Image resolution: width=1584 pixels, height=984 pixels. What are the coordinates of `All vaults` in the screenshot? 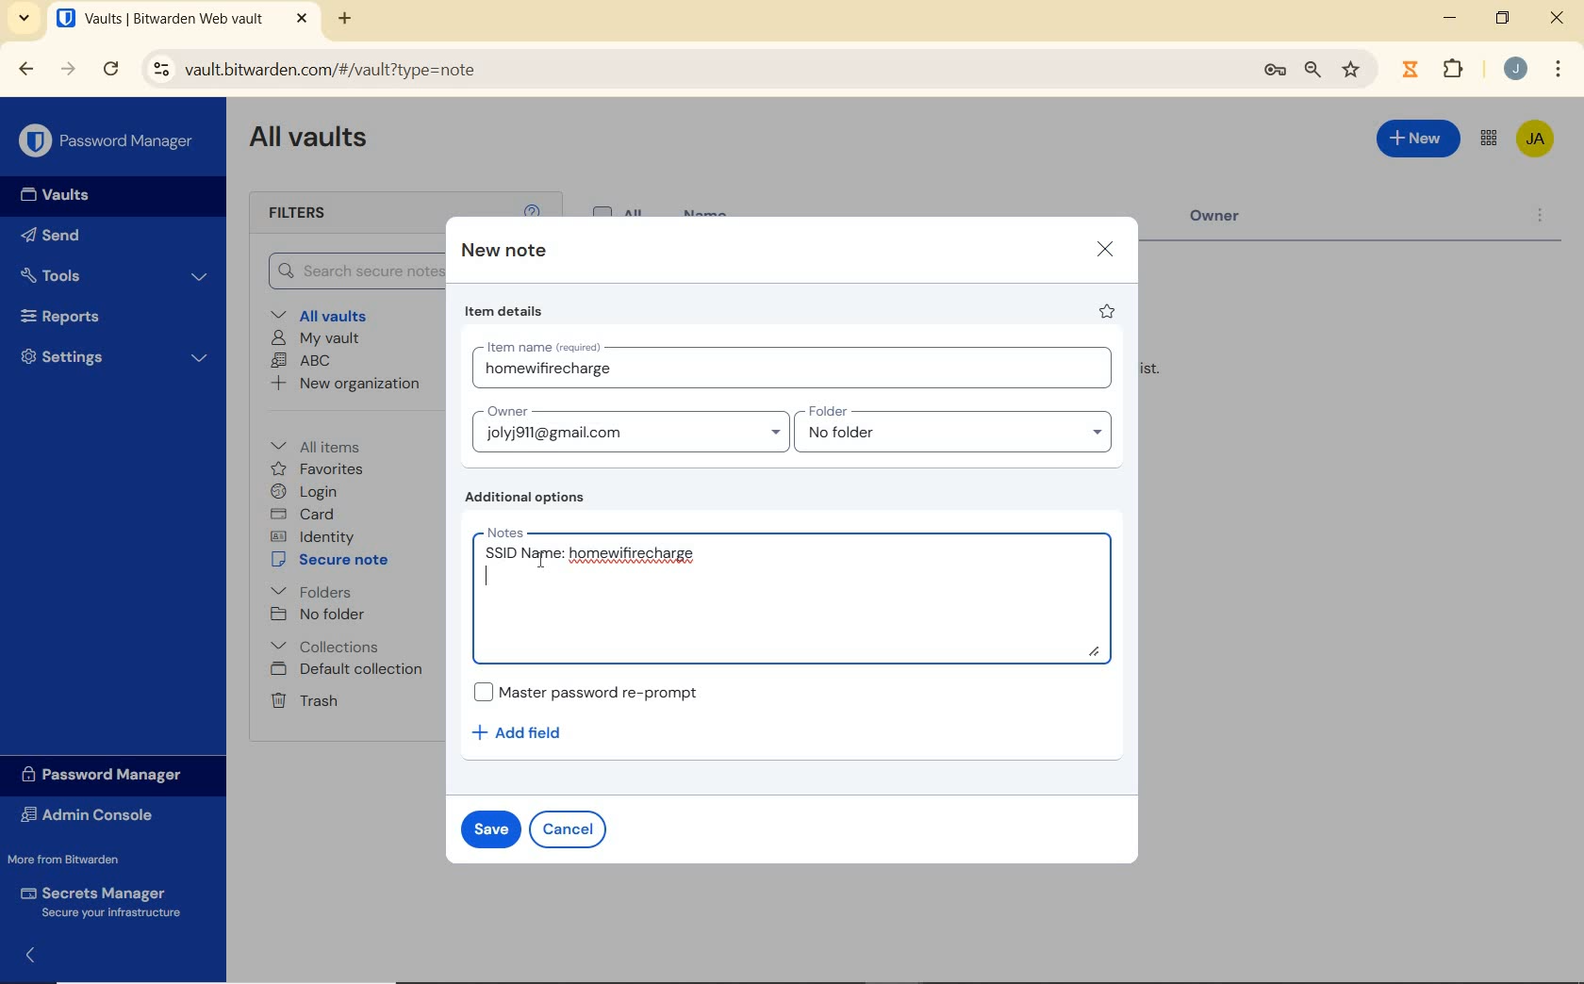 It's located at (322, 314).